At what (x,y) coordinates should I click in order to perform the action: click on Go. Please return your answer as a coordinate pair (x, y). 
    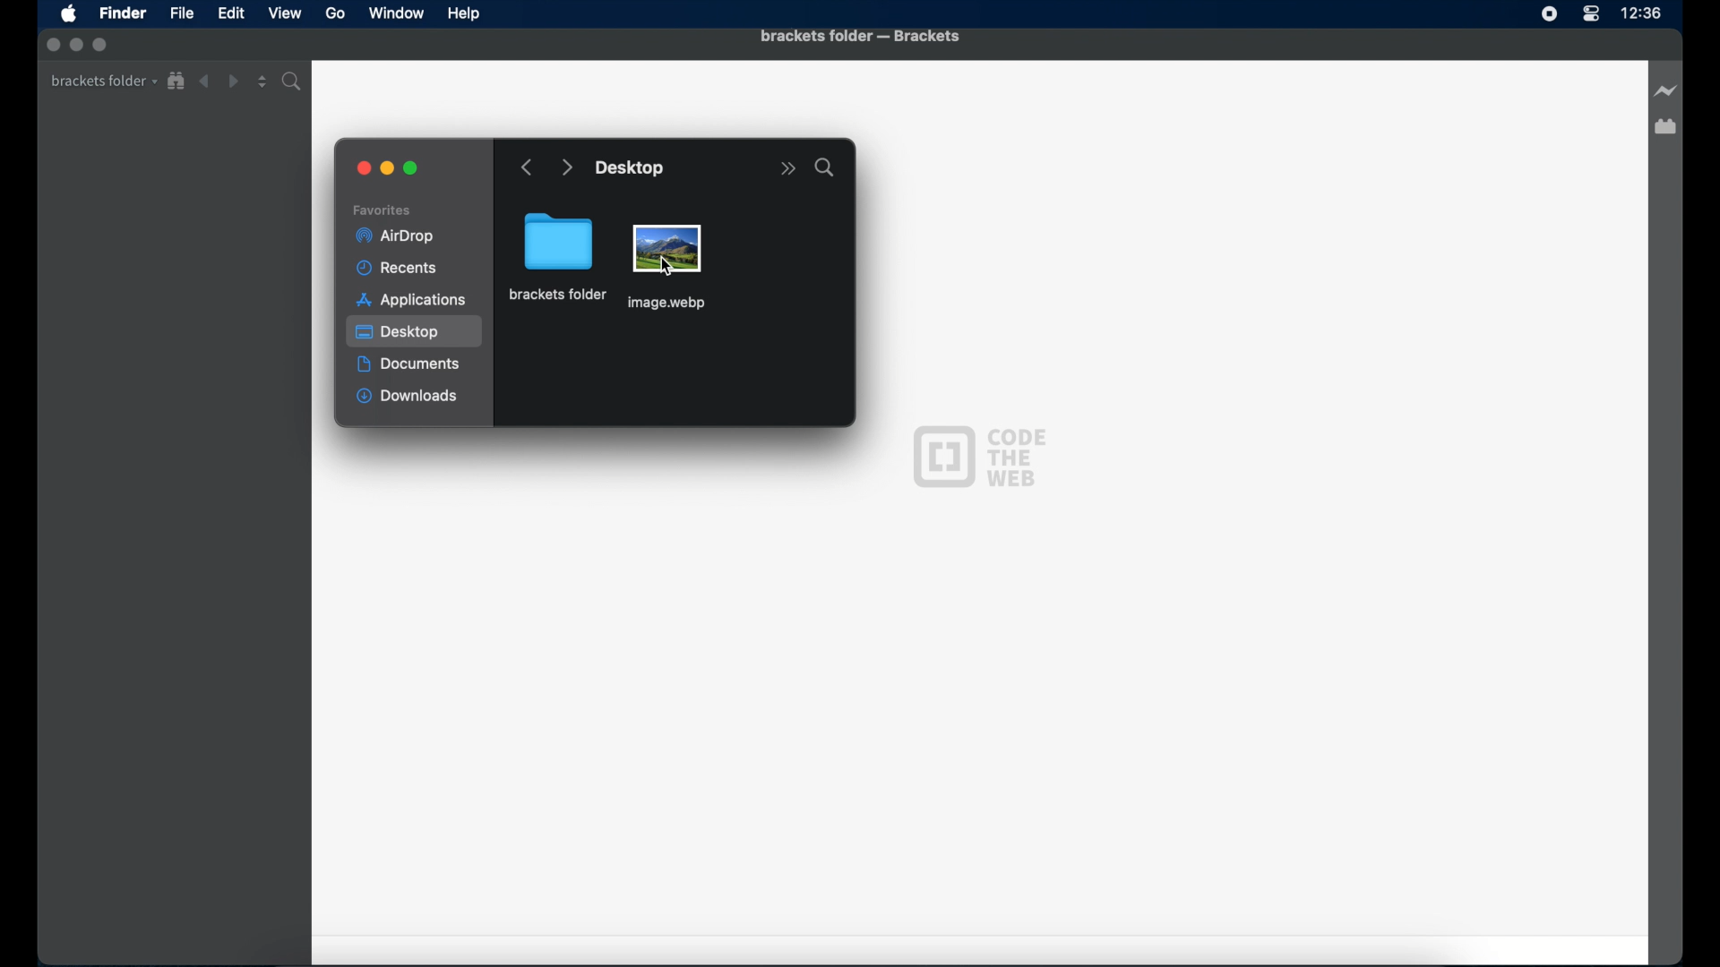
    Looking at the image, I should click on (335, 13).